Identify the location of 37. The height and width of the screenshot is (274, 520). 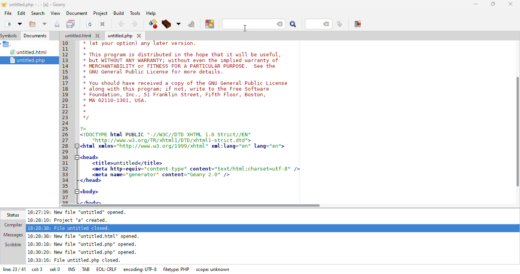
(66, 198).